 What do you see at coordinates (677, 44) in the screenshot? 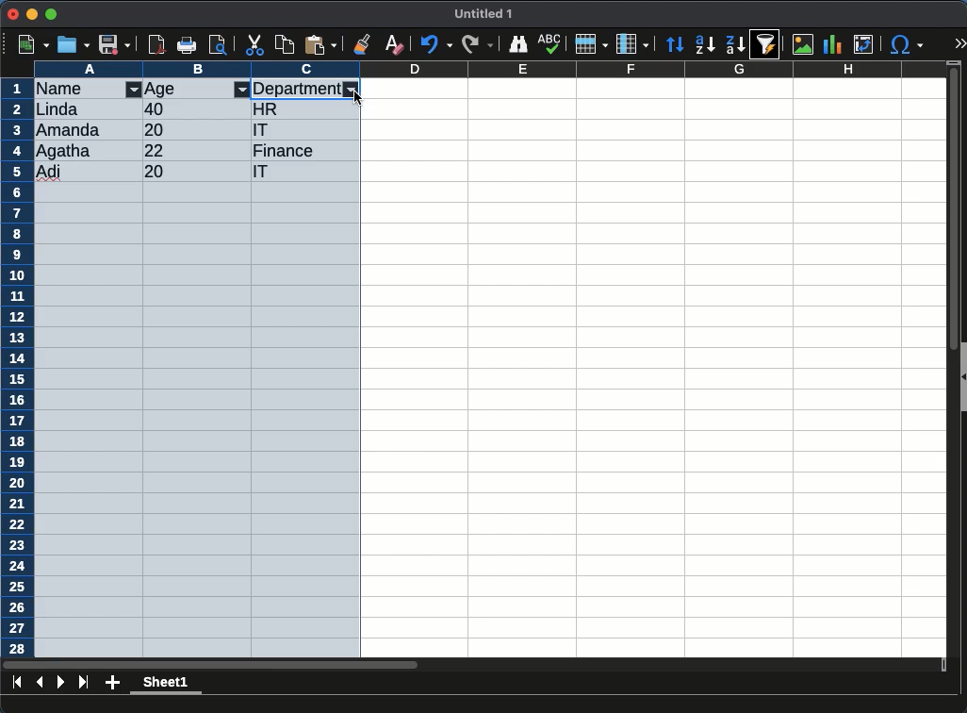
I see `sort` at bounding box center [677, 44].